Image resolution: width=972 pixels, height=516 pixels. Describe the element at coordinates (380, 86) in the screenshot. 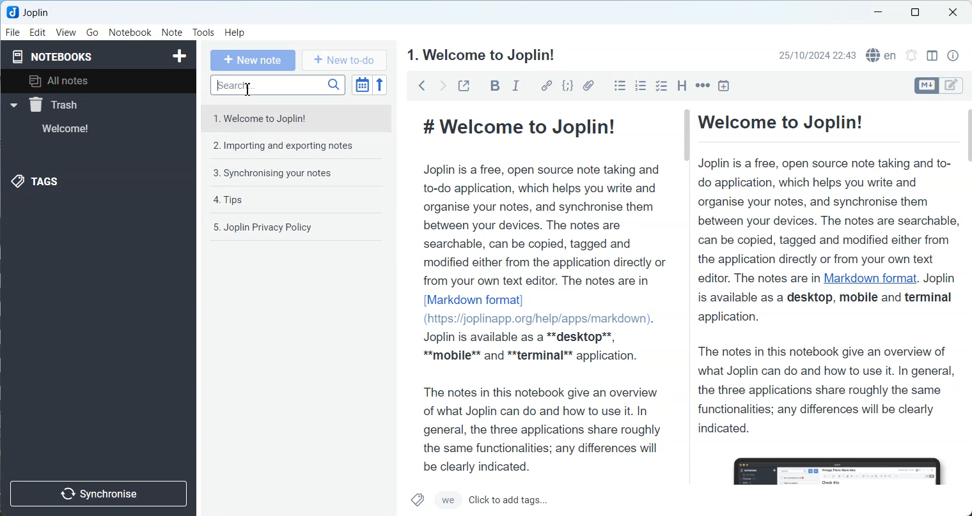

I see `Reserve sort order` at that location.